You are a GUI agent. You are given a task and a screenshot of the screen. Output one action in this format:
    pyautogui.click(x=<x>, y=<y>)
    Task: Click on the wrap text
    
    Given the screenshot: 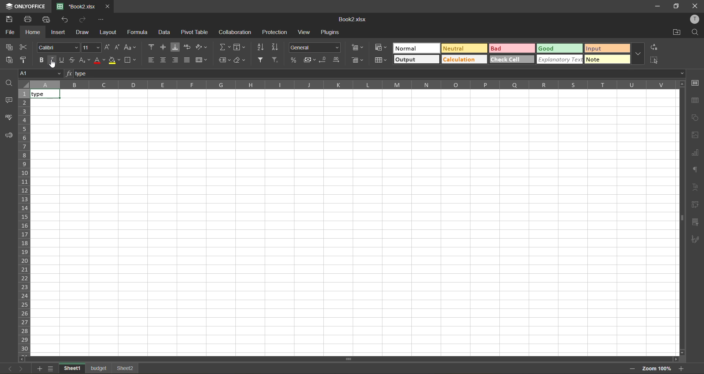 What is the action you would take?
    pyautogui.click(x=187, y=46)
    